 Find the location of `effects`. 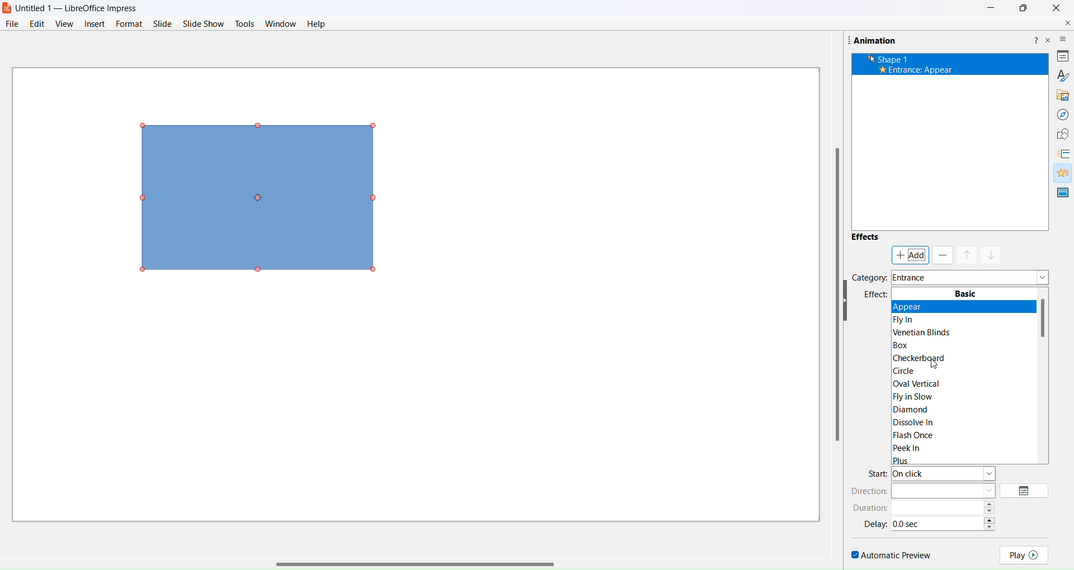

effects is located at coordinates (865, 239).